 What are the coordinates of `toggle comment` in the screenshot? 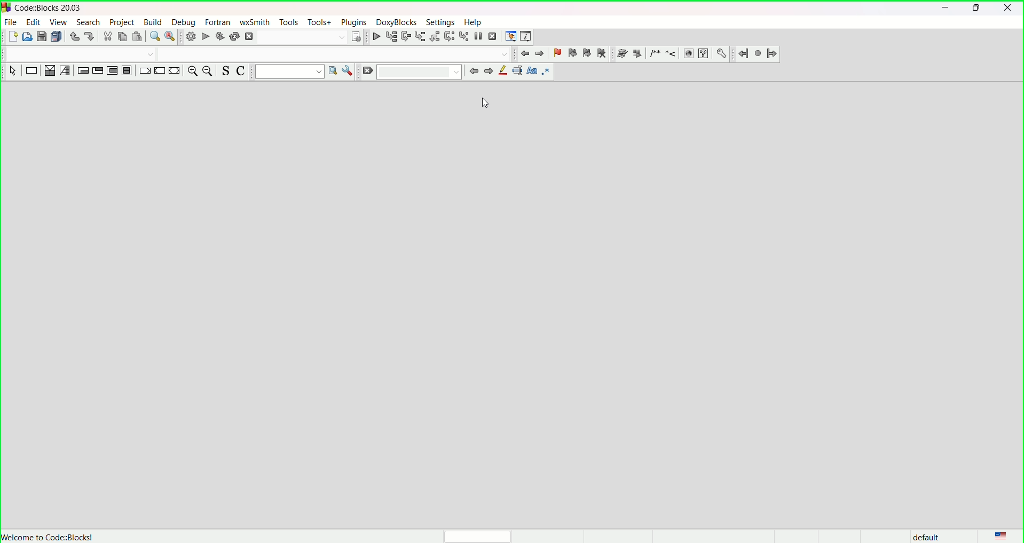 It's located at (241, 72).